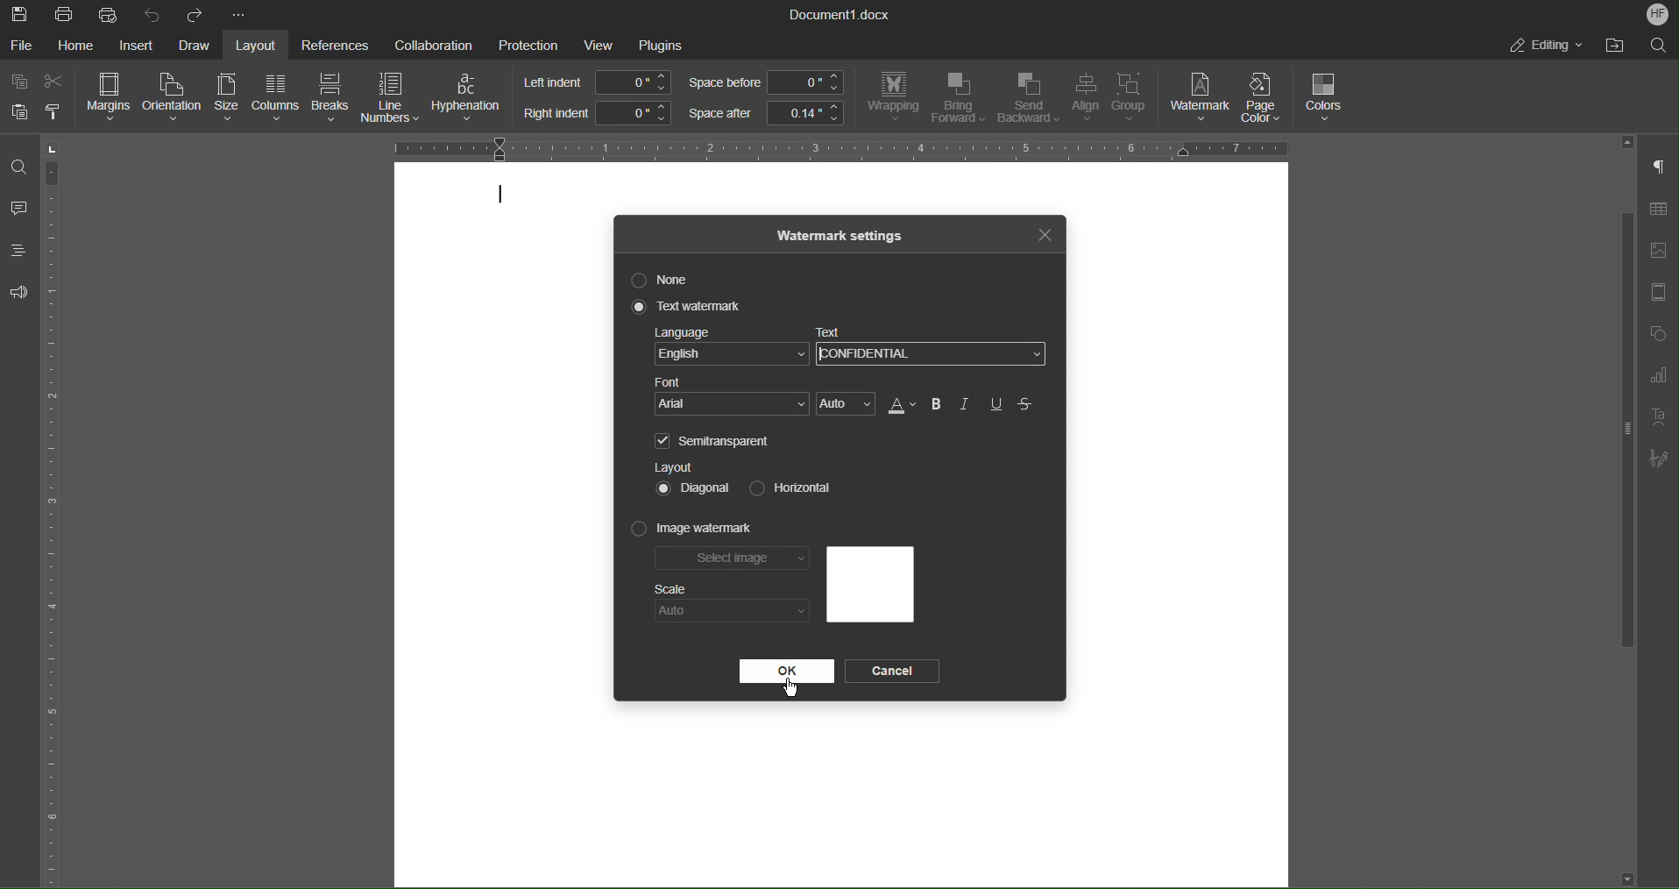 Image resolution: width=1679 pixels, height=889 pixels. I want to click on Wrapping, so click(893, 97).